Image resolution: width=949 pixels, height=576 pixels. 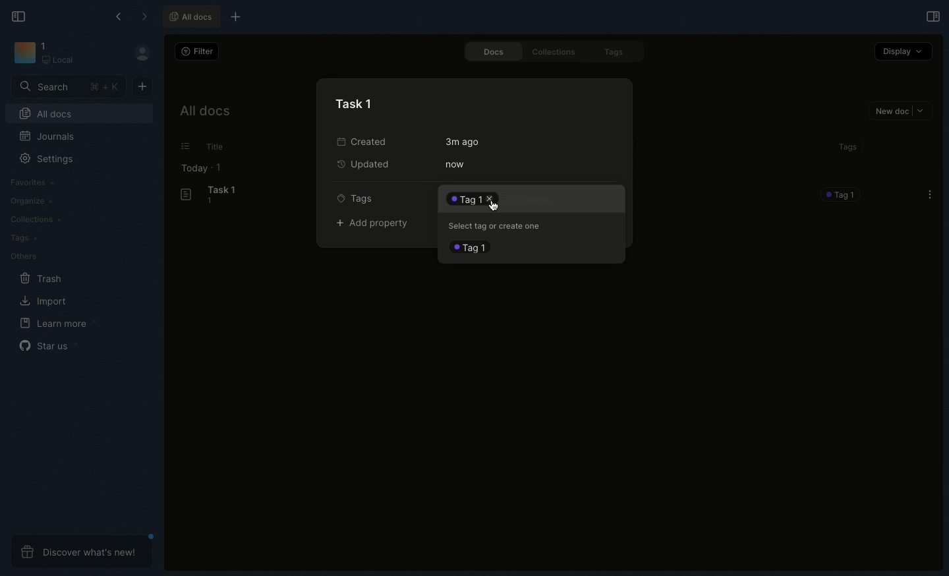 I want to click on Favorites, so click(x=34, y=183).